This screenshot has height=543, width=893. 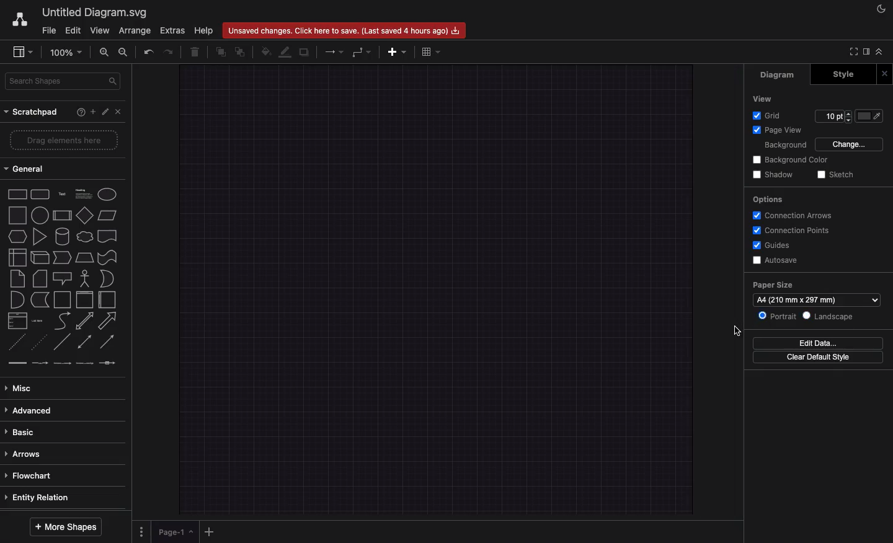 What do you see at coordinates (344, 29) in the screenshot?
I see `Unsaved changes` at bounding box center [344, 29].